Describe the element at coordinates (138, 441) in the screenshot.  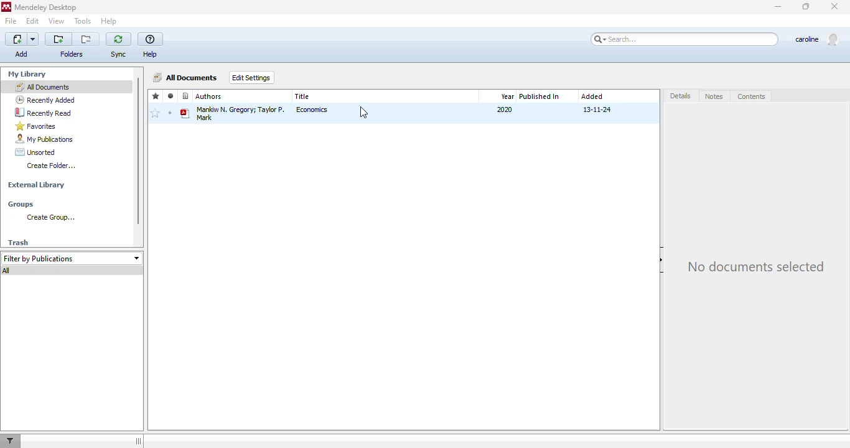
I see `toggle hide/show` at that location.